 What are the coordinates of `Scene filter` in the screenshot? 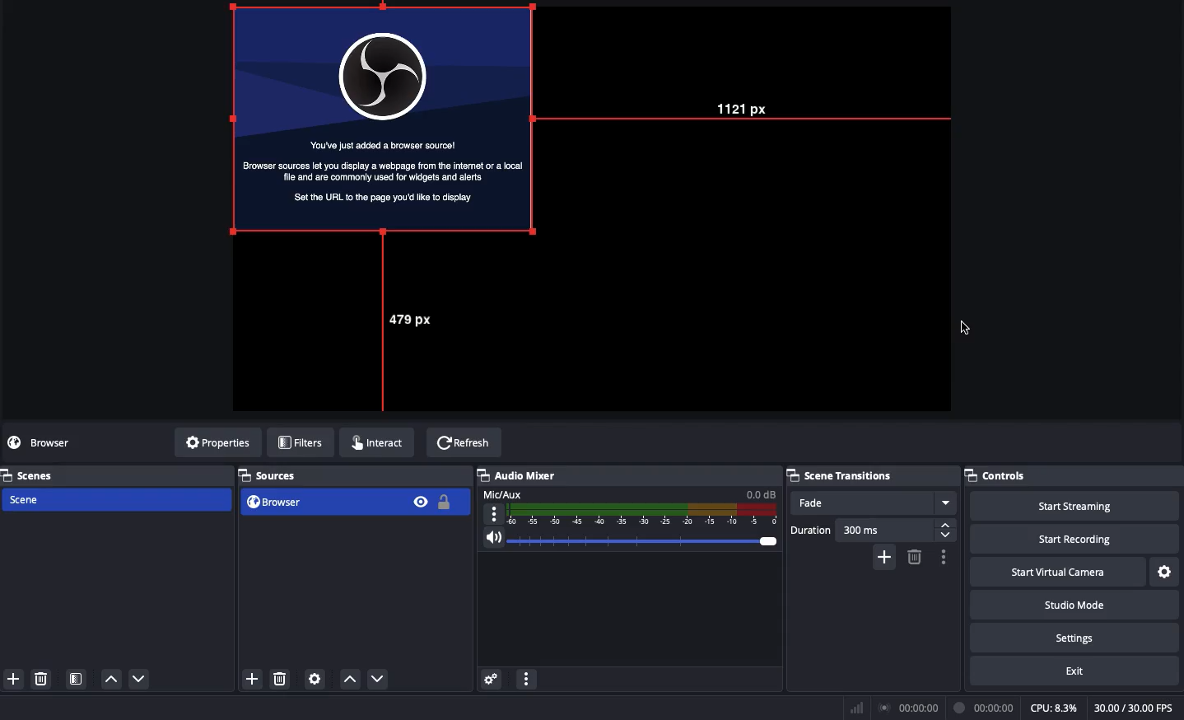 It's located at (75, 676).